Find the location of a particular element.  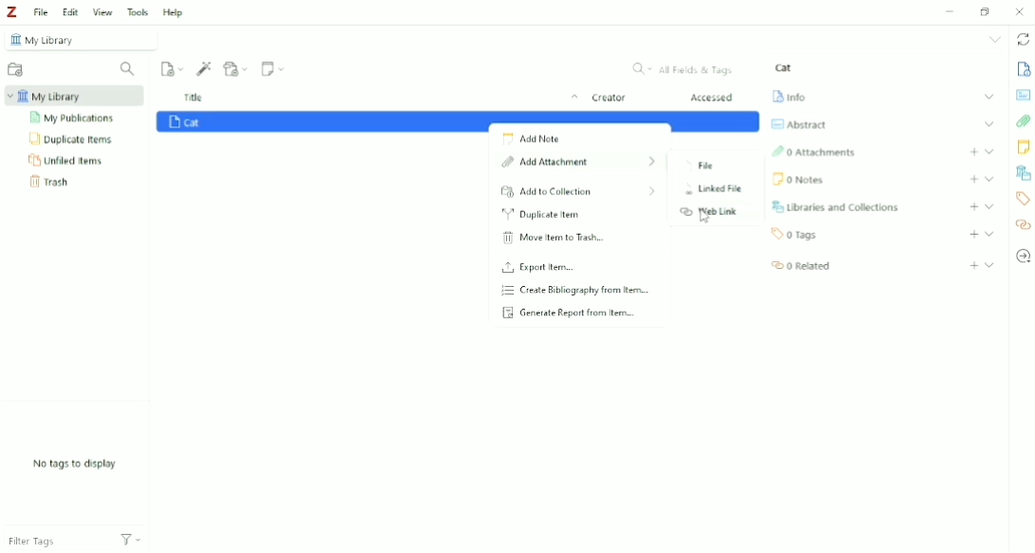

My Publications is located at coordinates (74, 118).